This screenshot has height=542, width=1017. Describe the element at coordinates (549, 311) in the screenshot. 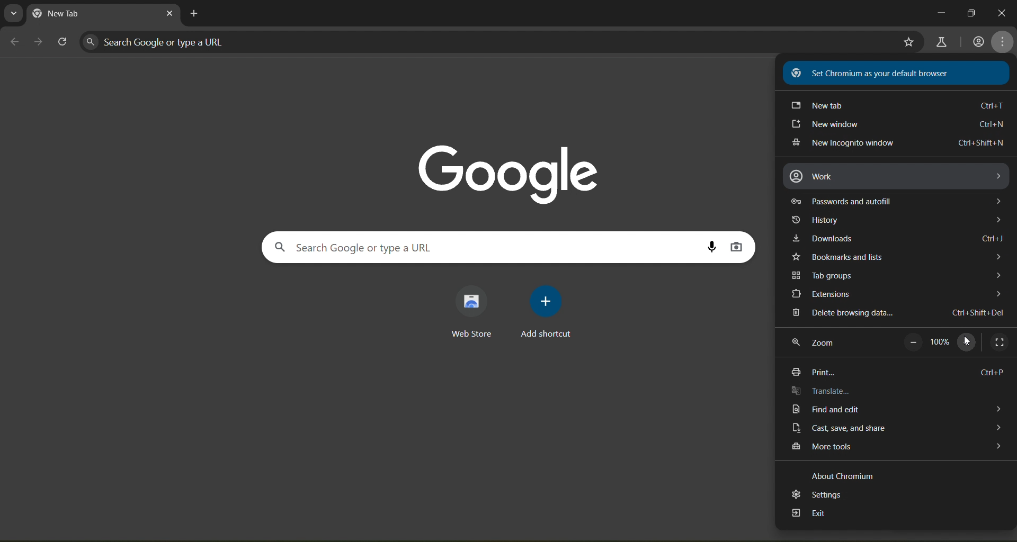

I see `add shortcut` at that location.